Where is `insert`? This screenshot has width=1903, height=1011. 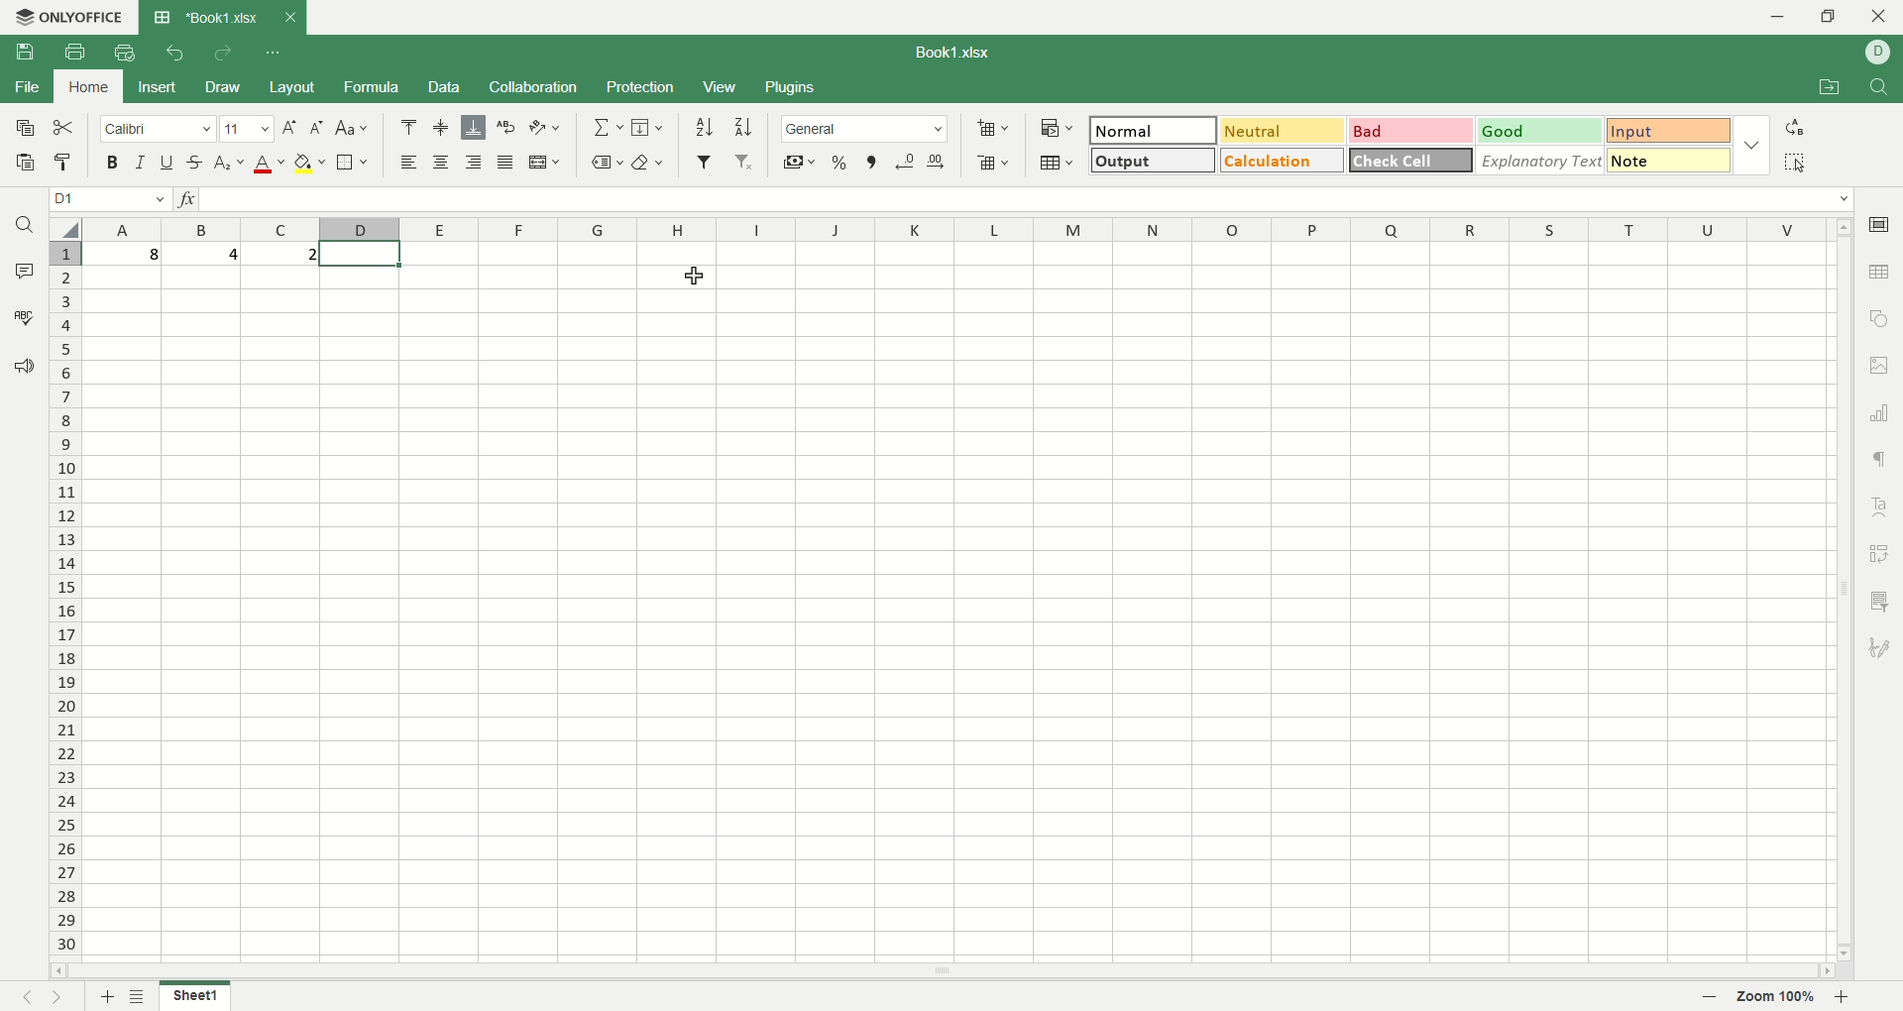
insert is located at coordinates (156, 88).